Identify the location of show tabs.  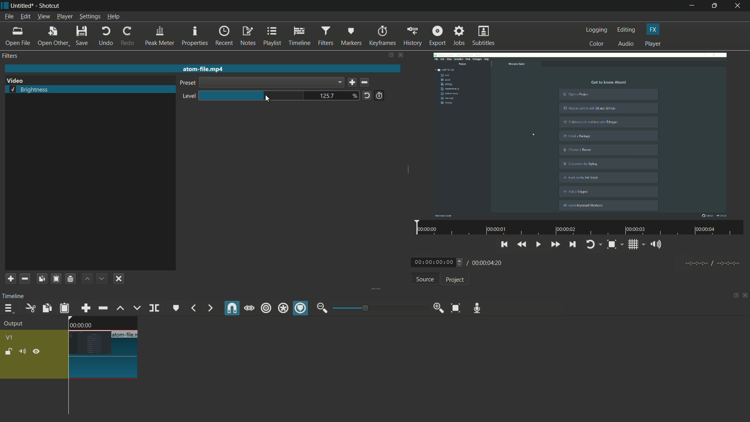
(733, 296).